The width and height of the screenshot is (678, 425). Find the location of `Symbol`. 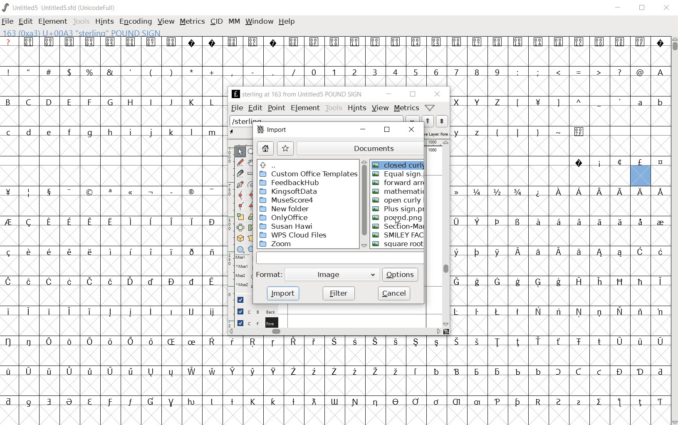

Symbol is located at coordinates (171, 403).